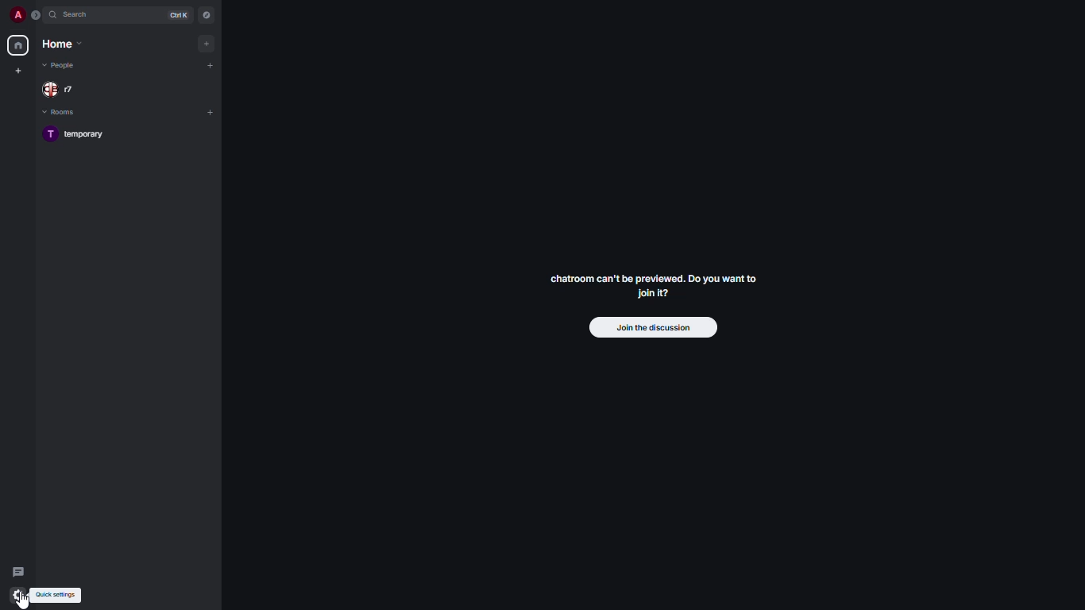  Describe the element at coordinates (17, 594) in the screenshot. I see `quick settings` at that location.